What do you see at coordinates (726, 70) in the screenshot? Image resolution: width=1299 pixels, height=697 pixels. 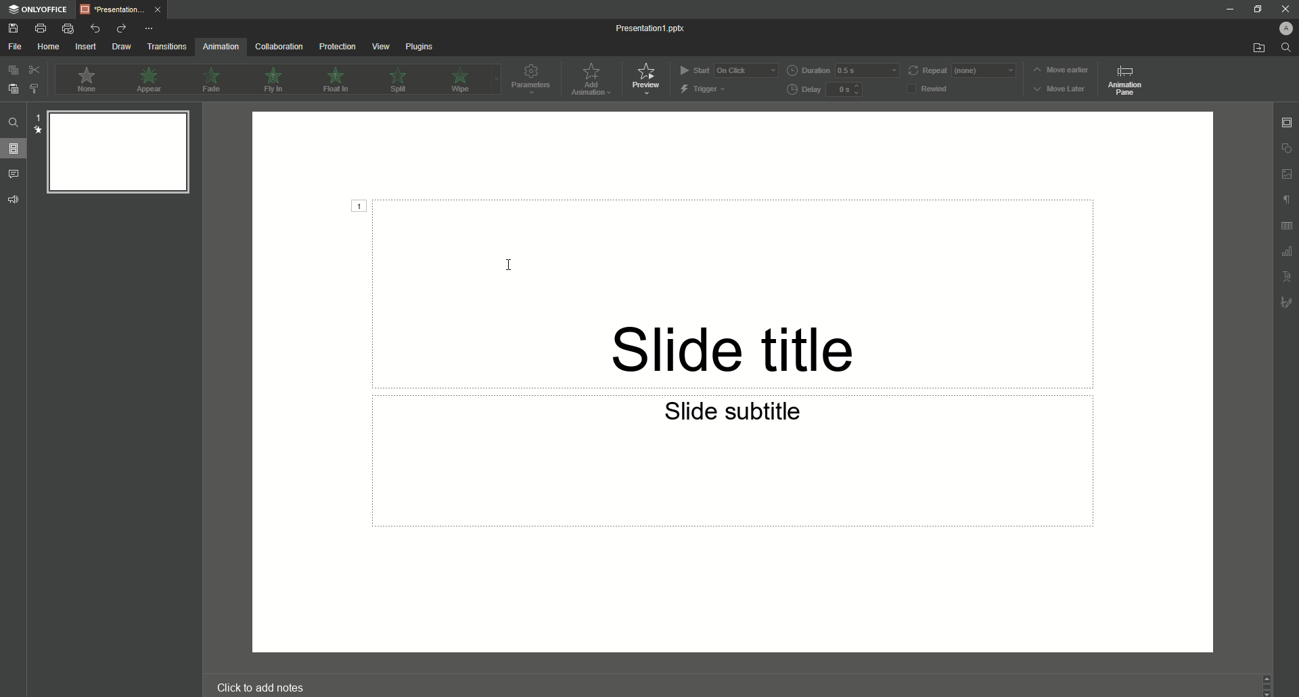 I see `Start` at bounding box center [726, 70].